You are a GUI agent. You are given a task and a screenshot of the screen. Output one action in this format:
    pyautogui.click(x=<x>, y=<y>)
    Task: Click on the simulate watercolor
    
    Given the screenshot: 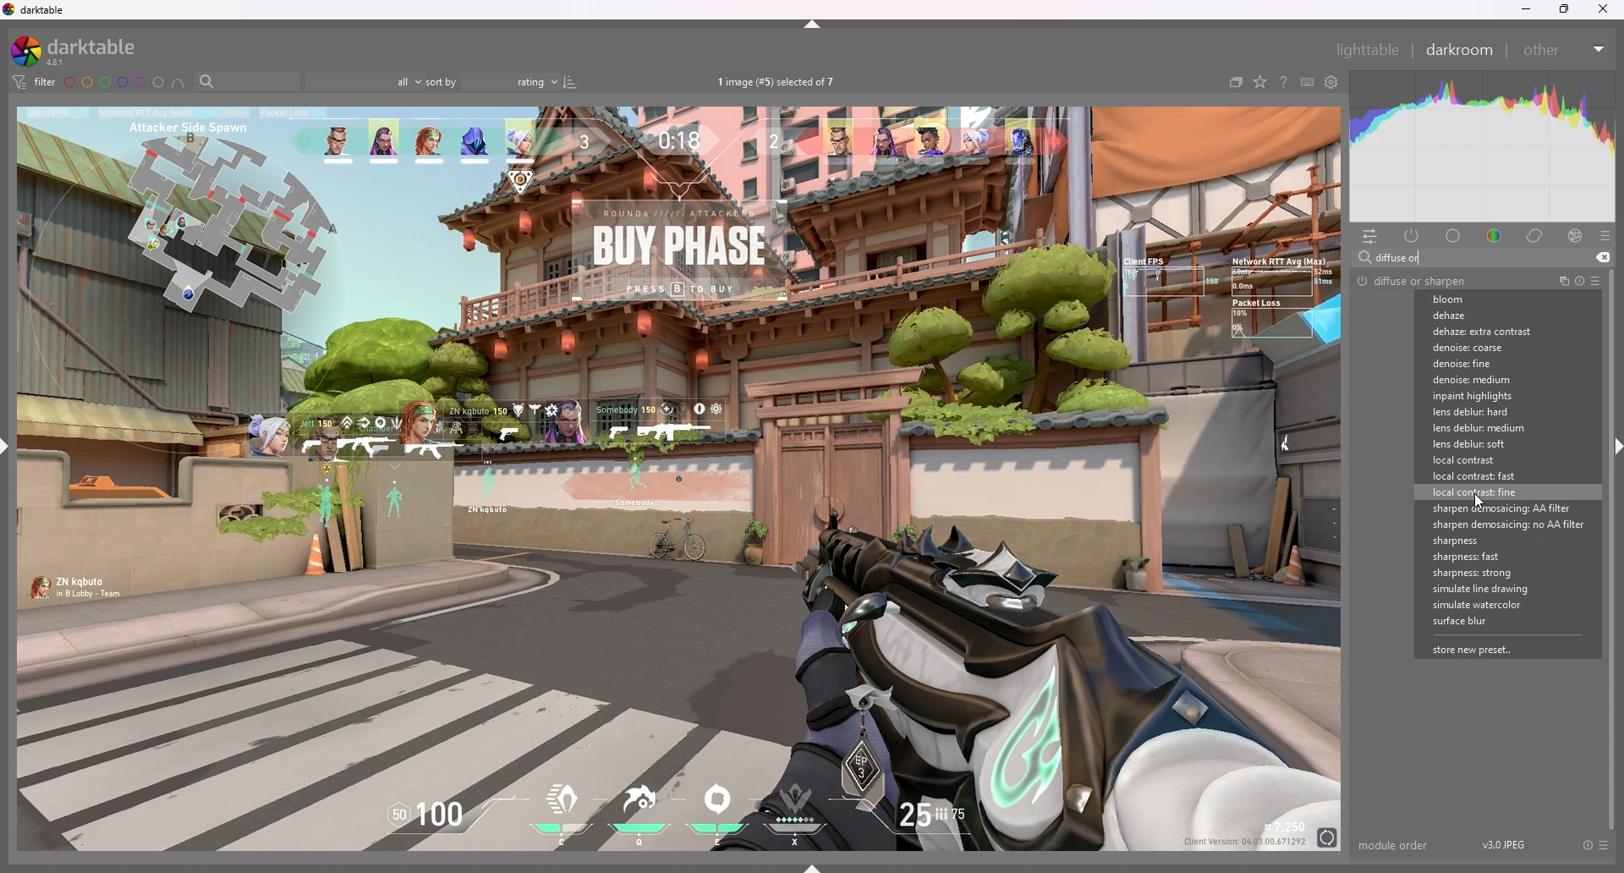 What is the action you would take?
    pyautogui.click(x=1485, y=603)
    